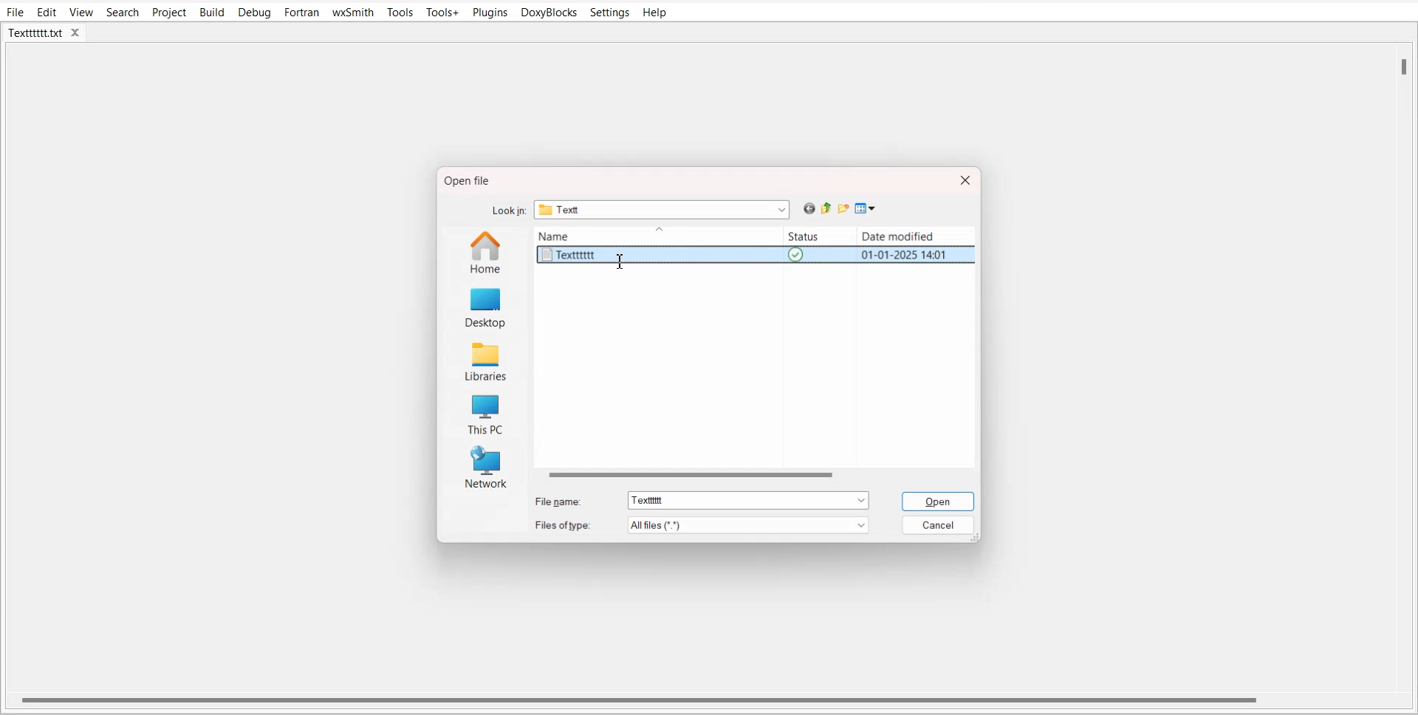  I want to click on Lock in, so click(640, 209).